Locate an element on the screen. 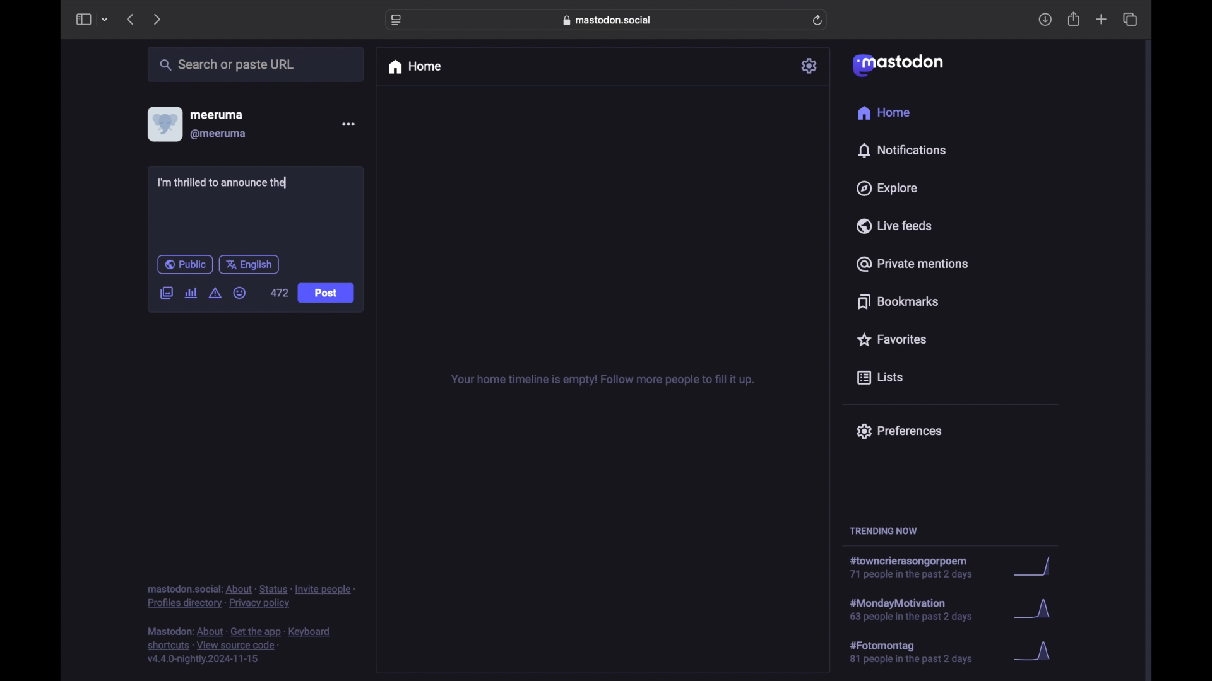 Image resolution: width=1212 pixels, height=681 pixels. private mentions is located at coordinates (912, 264).